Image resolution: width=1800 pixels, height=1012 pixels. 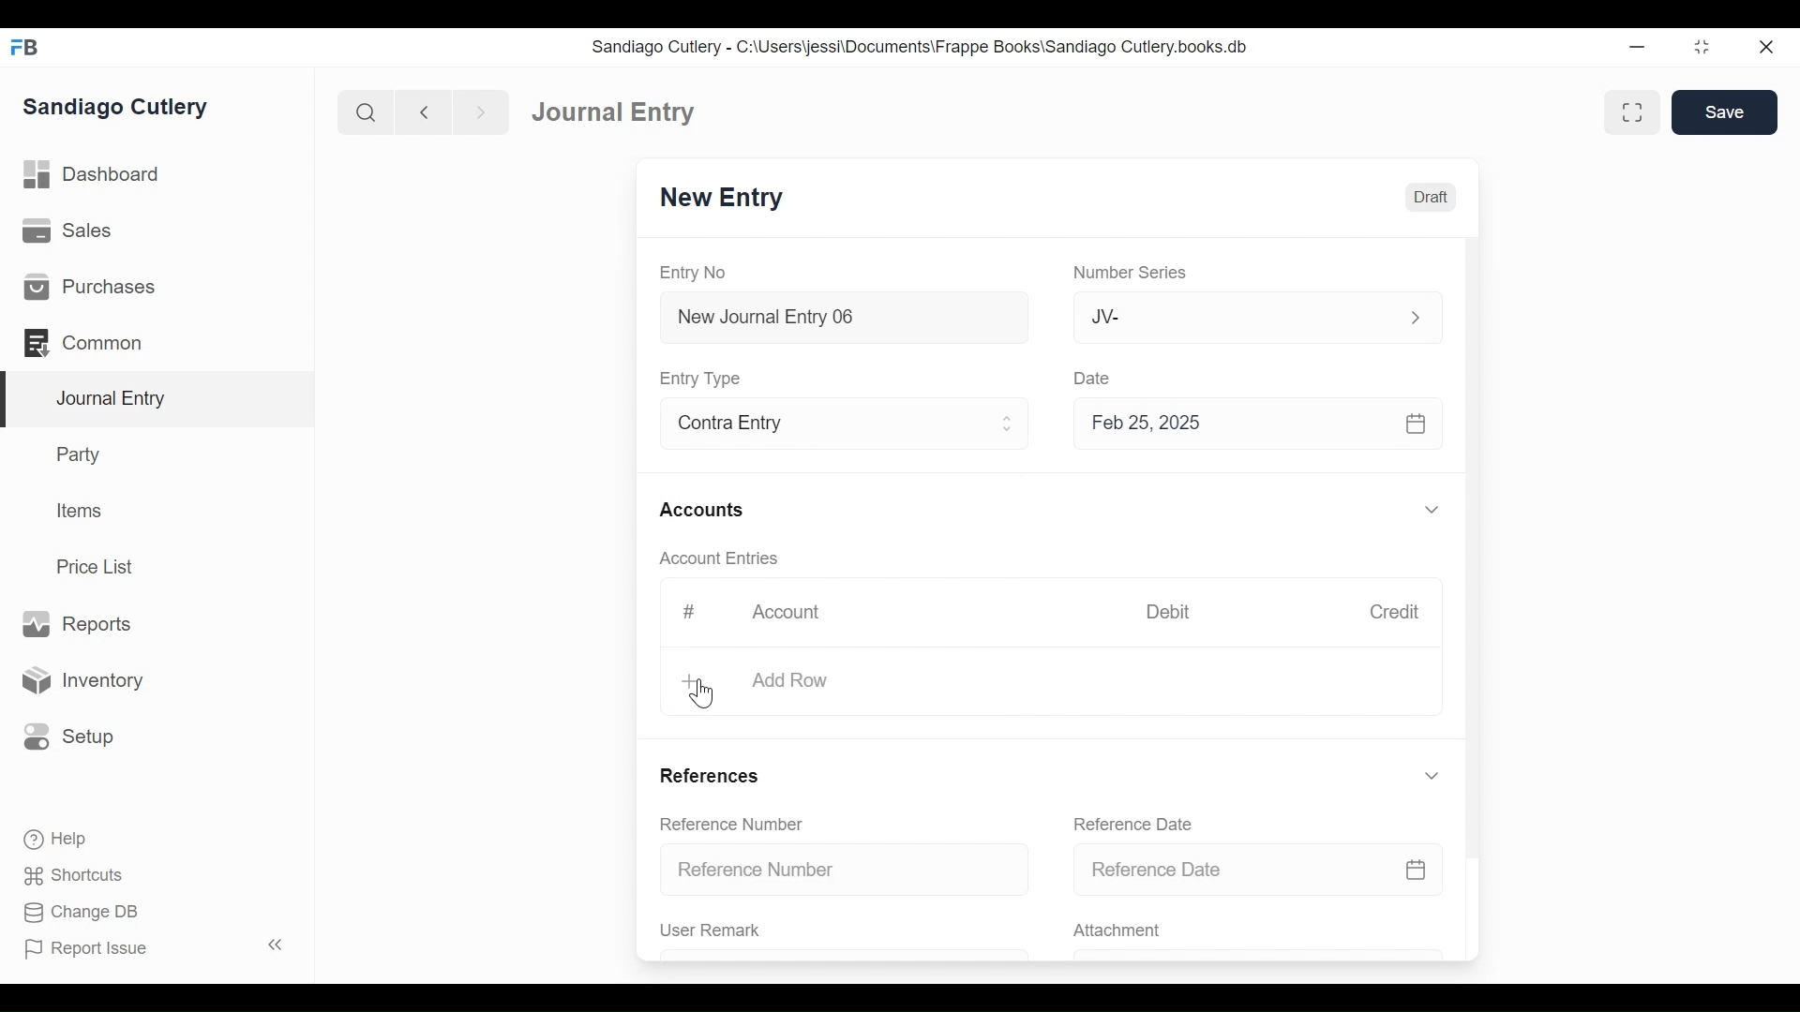 What do you see at coordinates (79, 875) in the screenshot?
I see `Shortcuts` at bounding box center [79, 875].